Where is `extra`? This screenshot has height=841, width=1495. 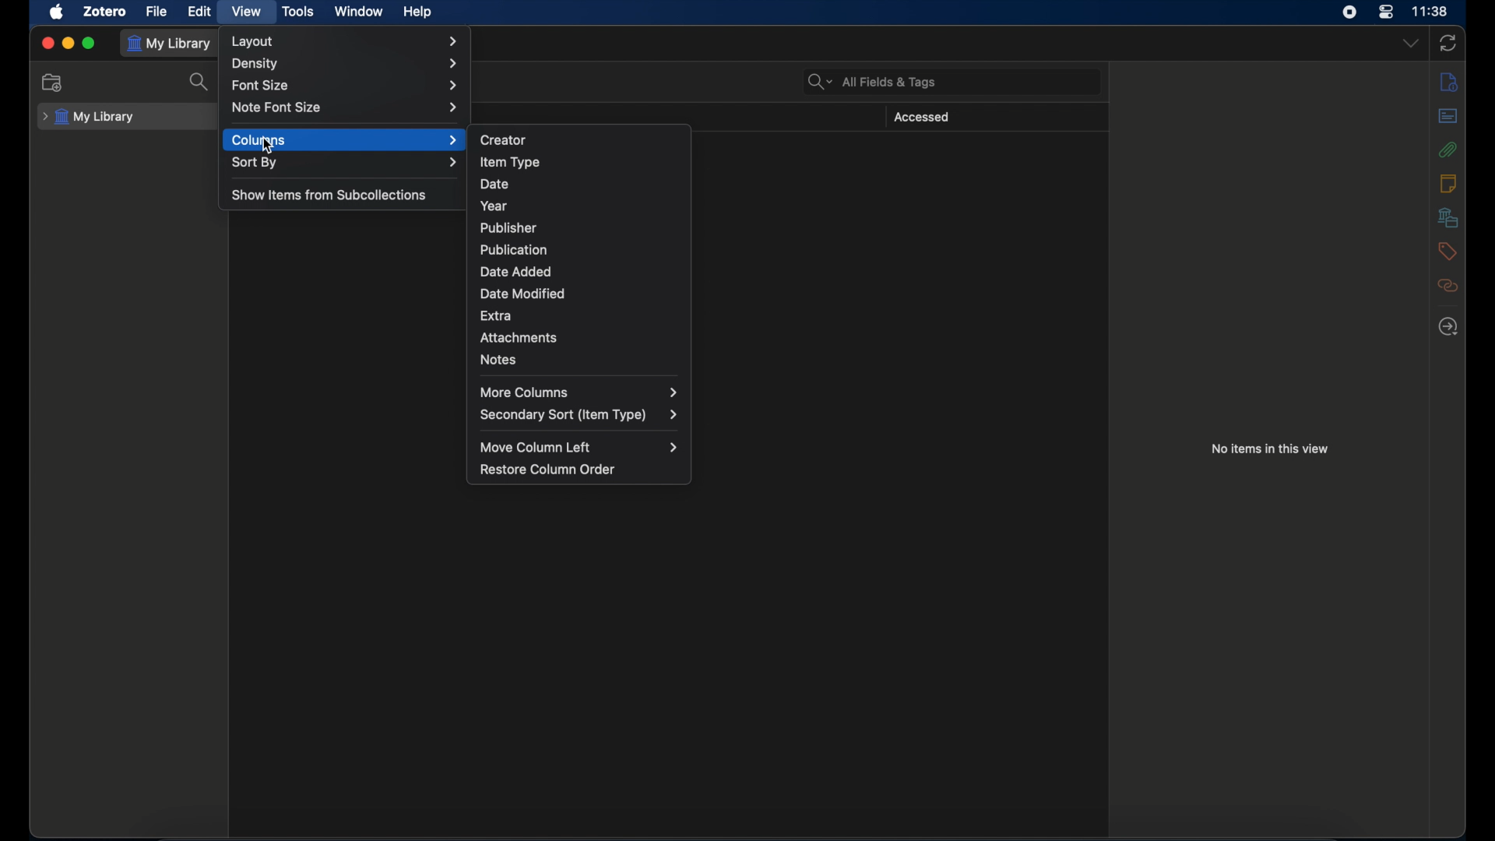 extra is located at coordinates (495, 315).